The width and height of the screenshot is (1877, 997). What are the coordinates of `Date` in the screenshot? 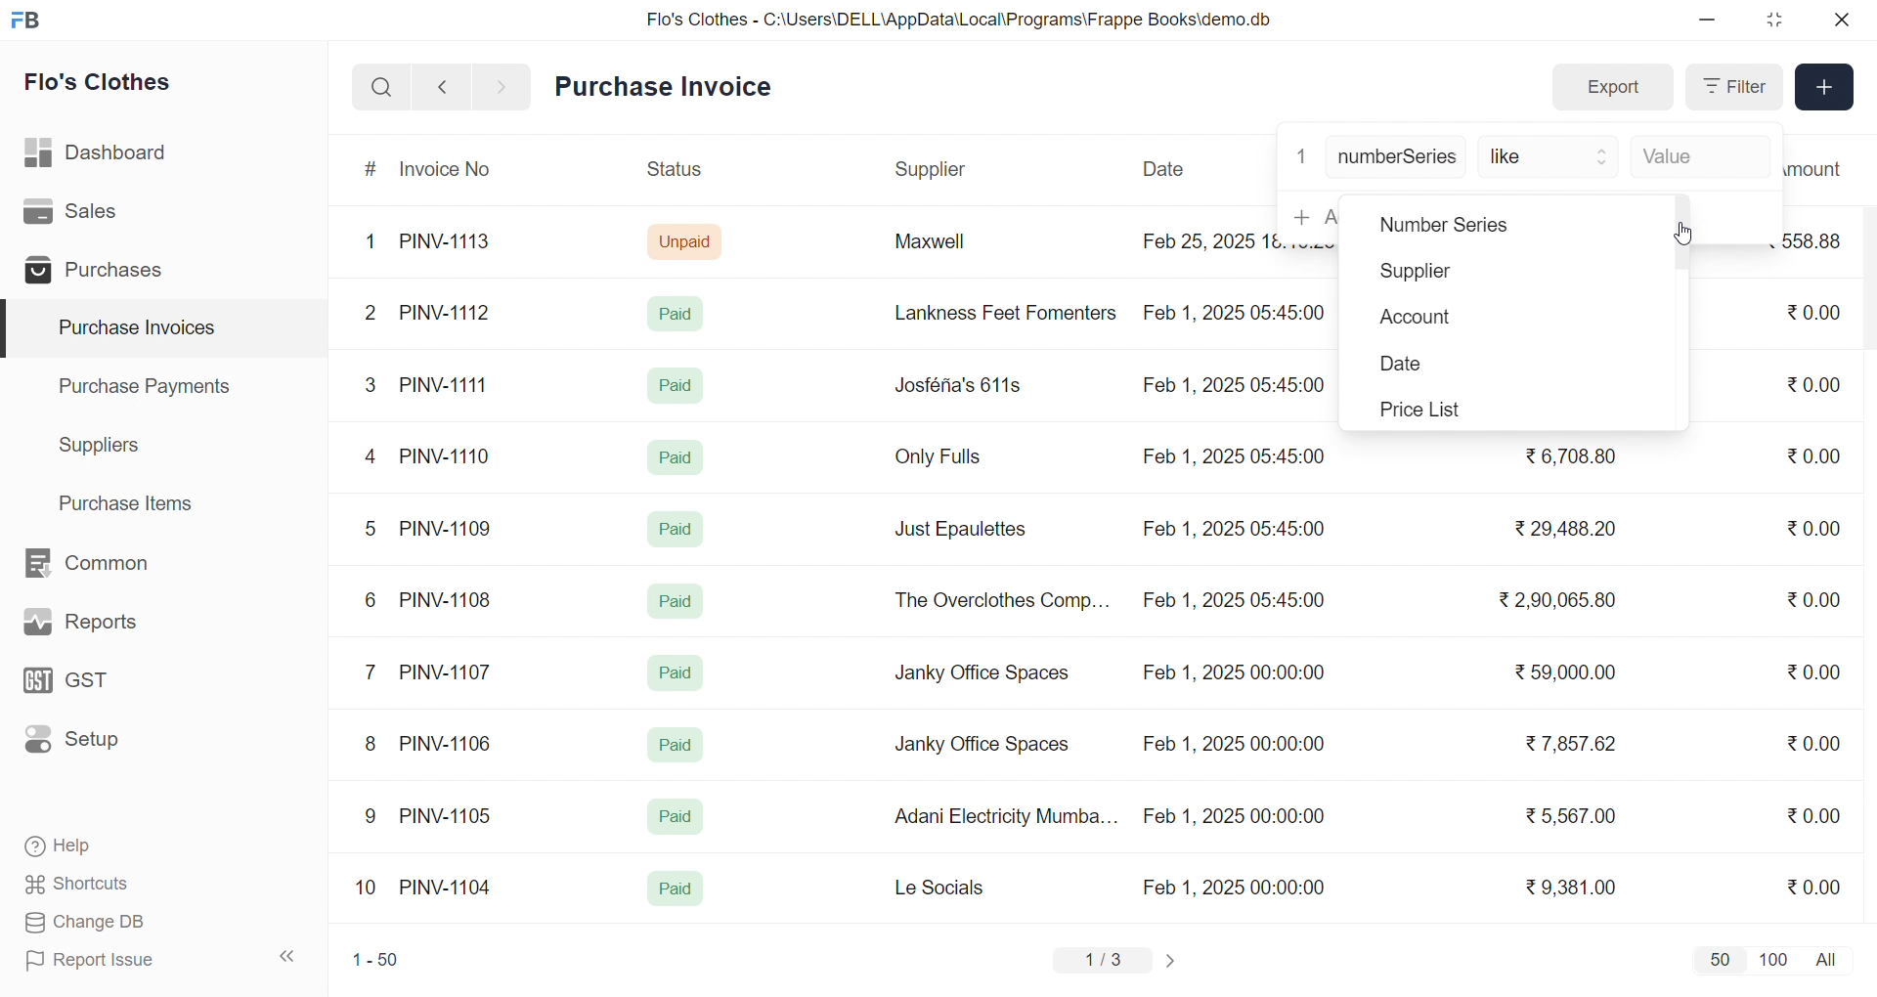 It's located at (1166, 169).